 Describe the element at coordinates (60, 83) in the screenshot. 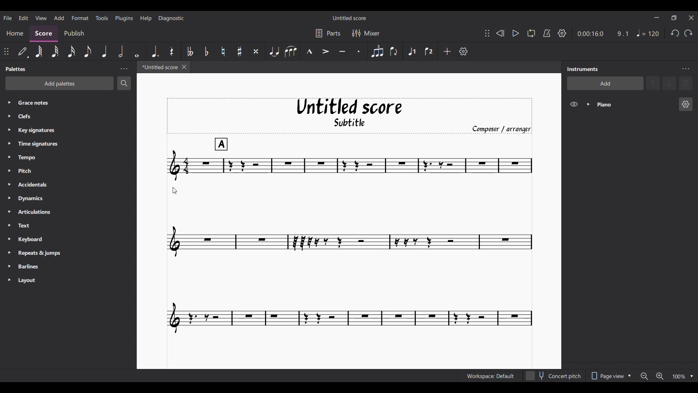

I see `Add palette` at that location.